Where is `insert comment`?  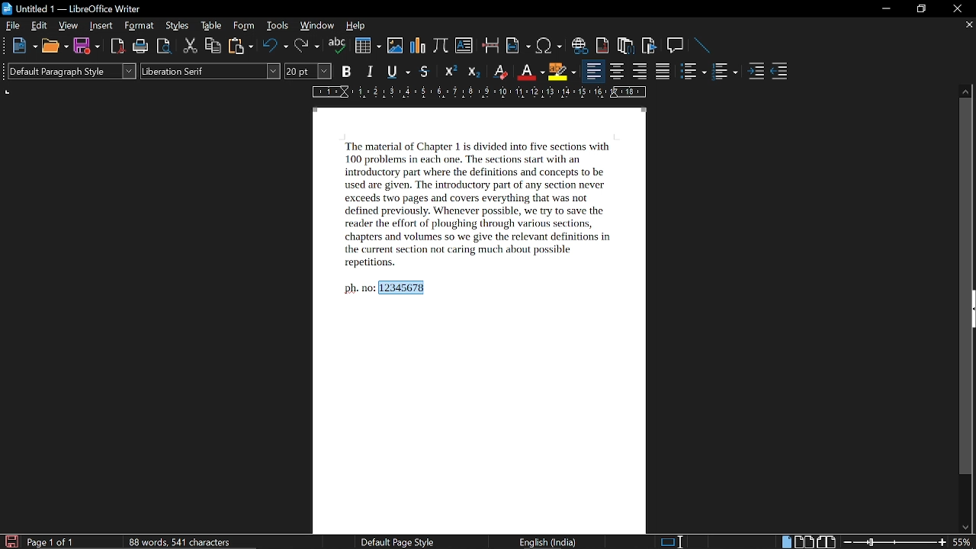
insert comment is located at coordinates (675, 45).